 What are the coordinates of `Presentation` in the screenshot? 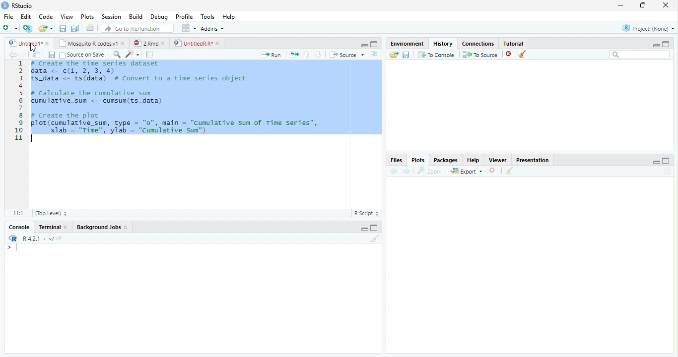 It's located at (533, 161).